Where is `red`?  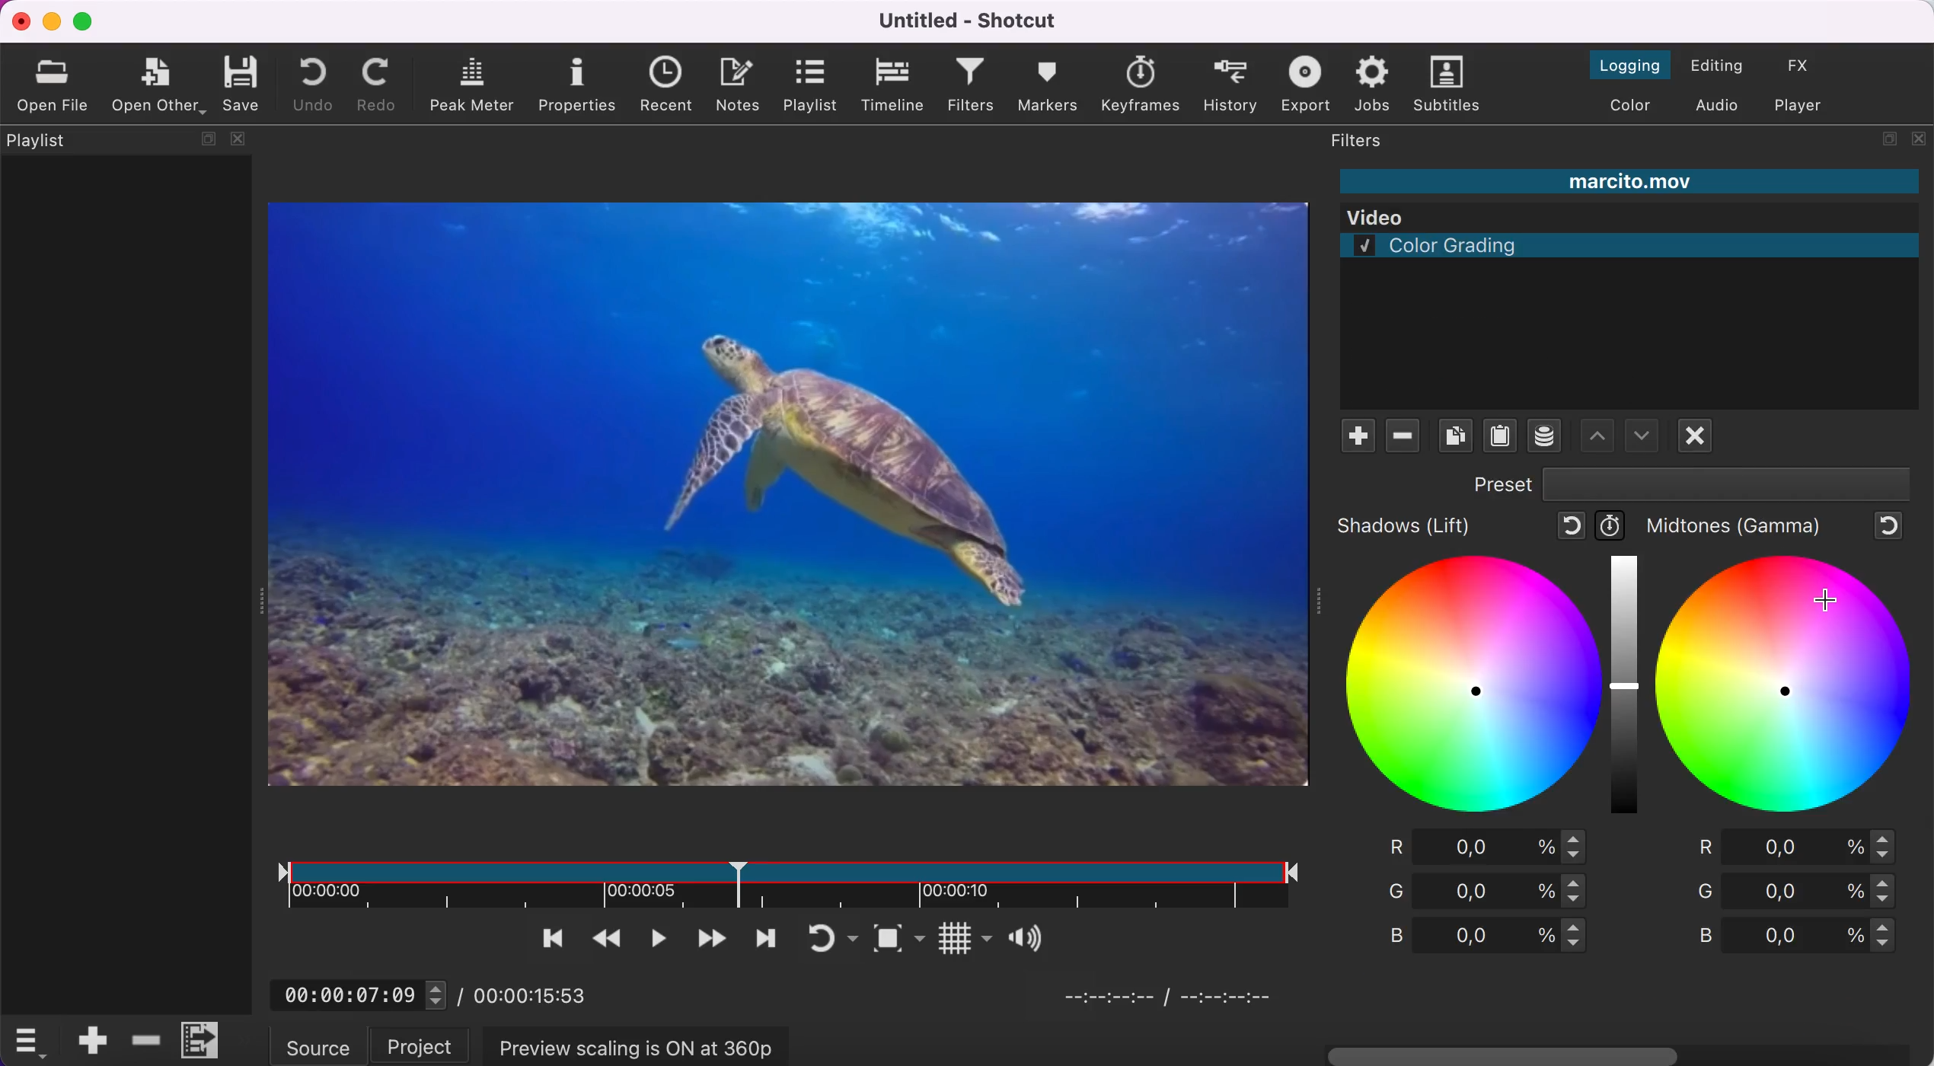 red is located at coordinates (1487, 844).